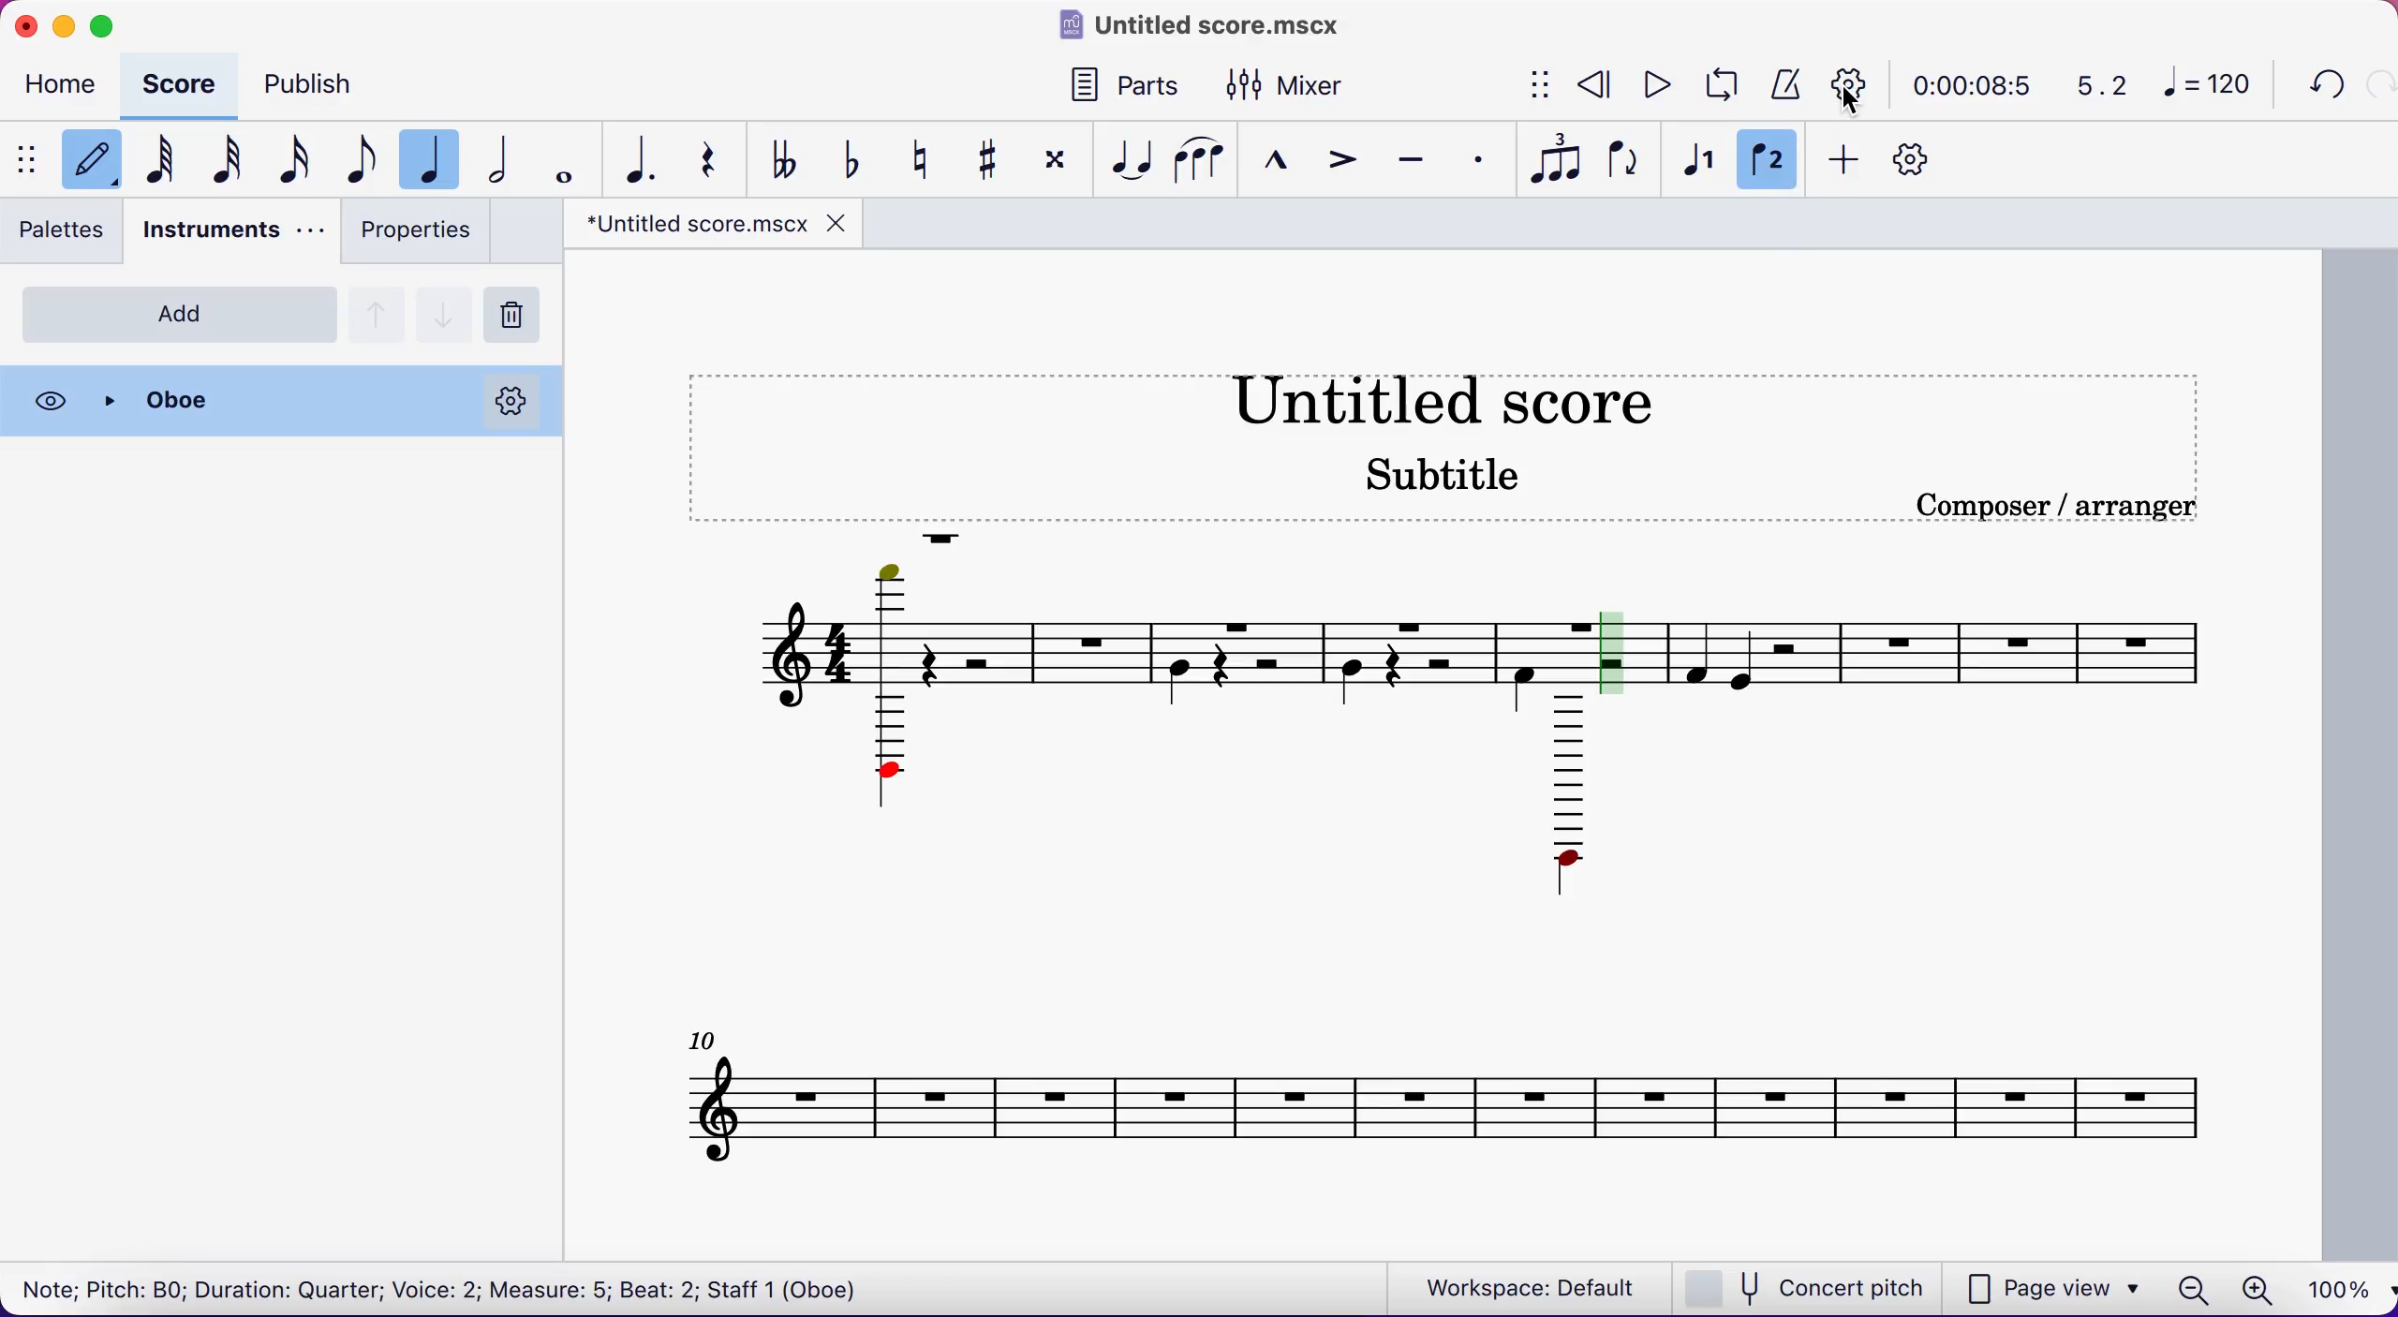  I want to click on 120, so click(2213, 86).